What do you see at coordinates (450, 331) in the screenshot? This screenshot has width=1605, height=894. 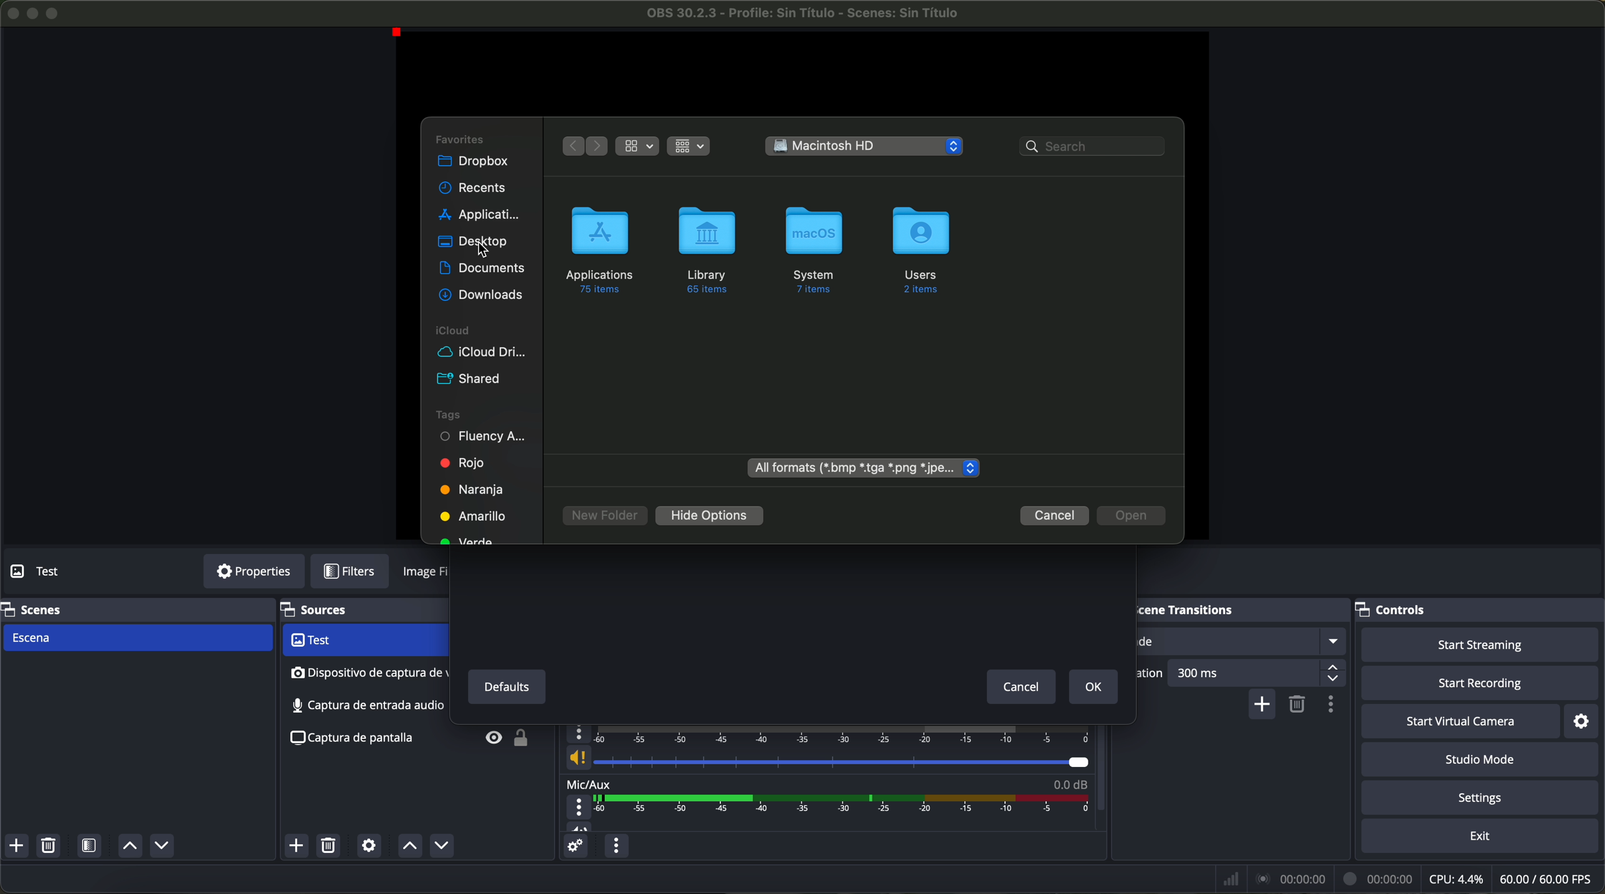 I see `icloud` at bounding box center [450, 331].